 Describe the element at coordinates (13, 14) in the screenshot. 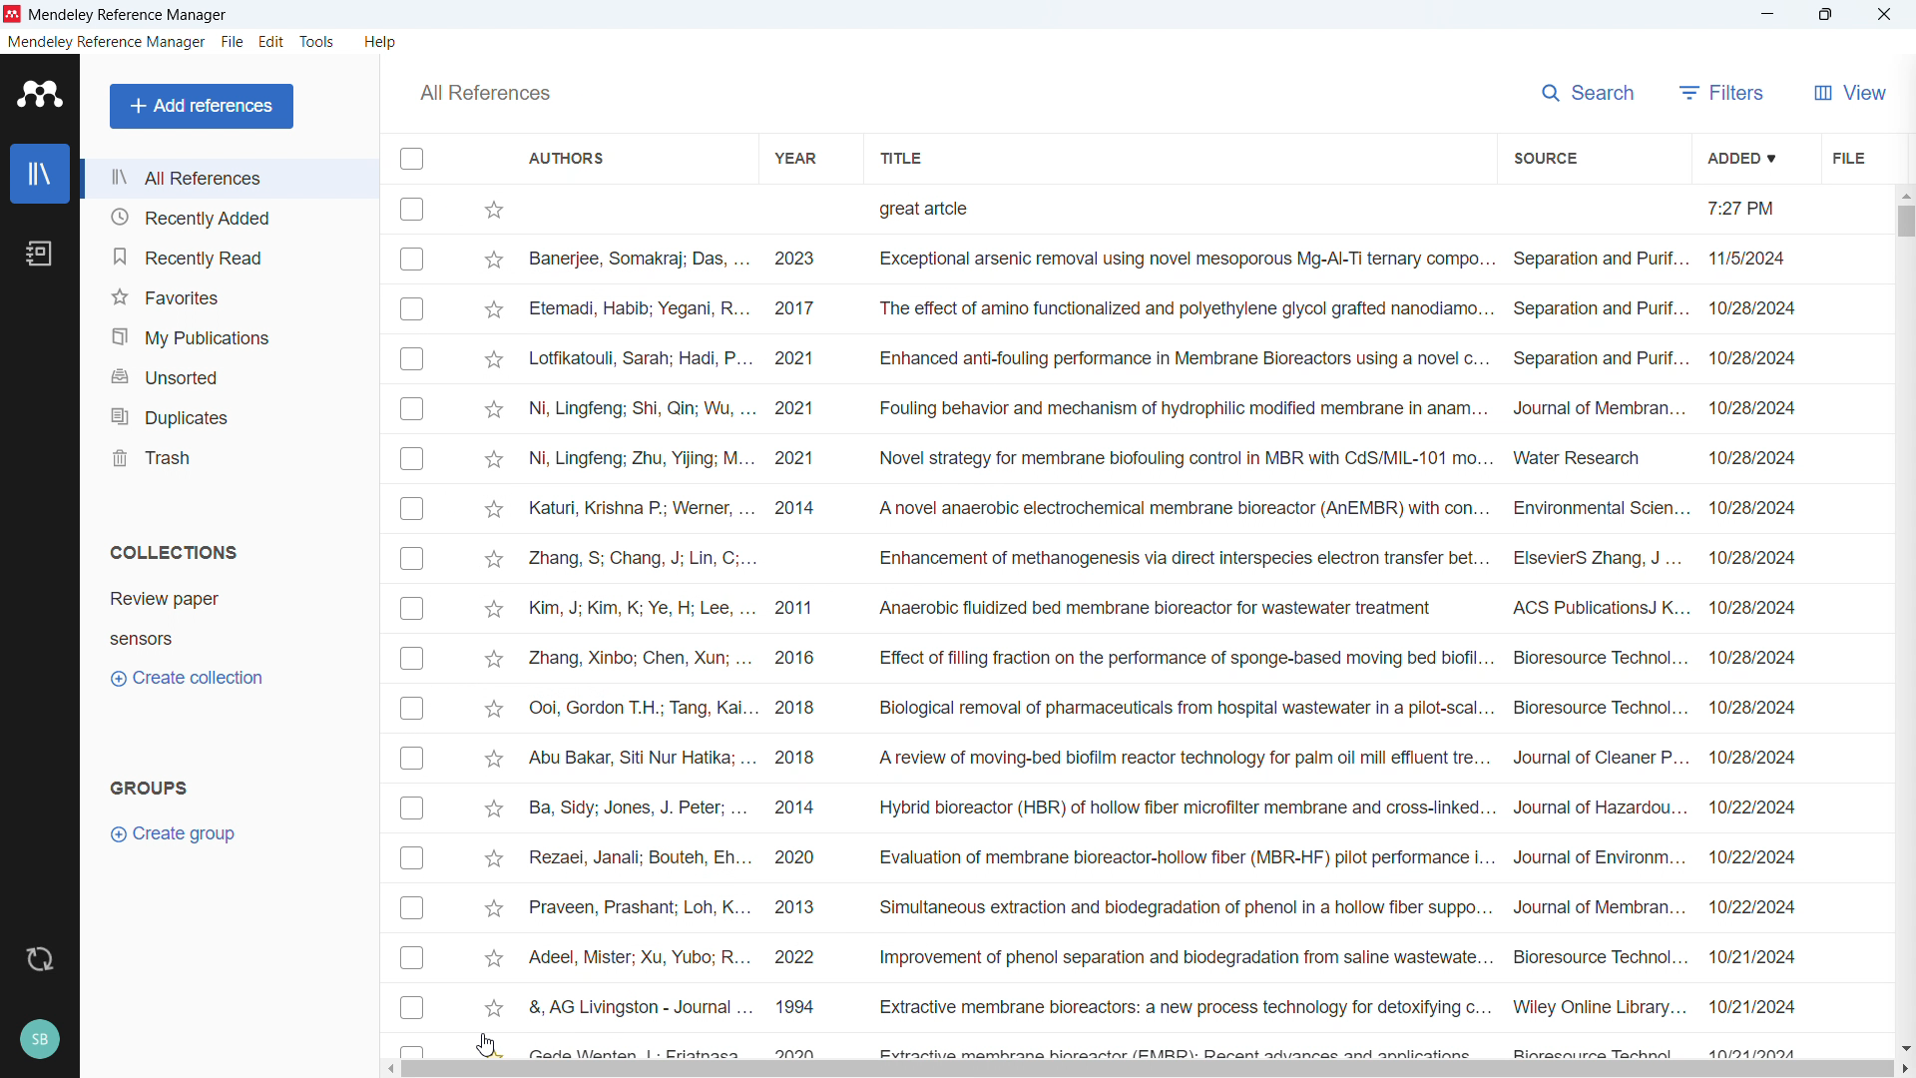

I see `logo` at that location.